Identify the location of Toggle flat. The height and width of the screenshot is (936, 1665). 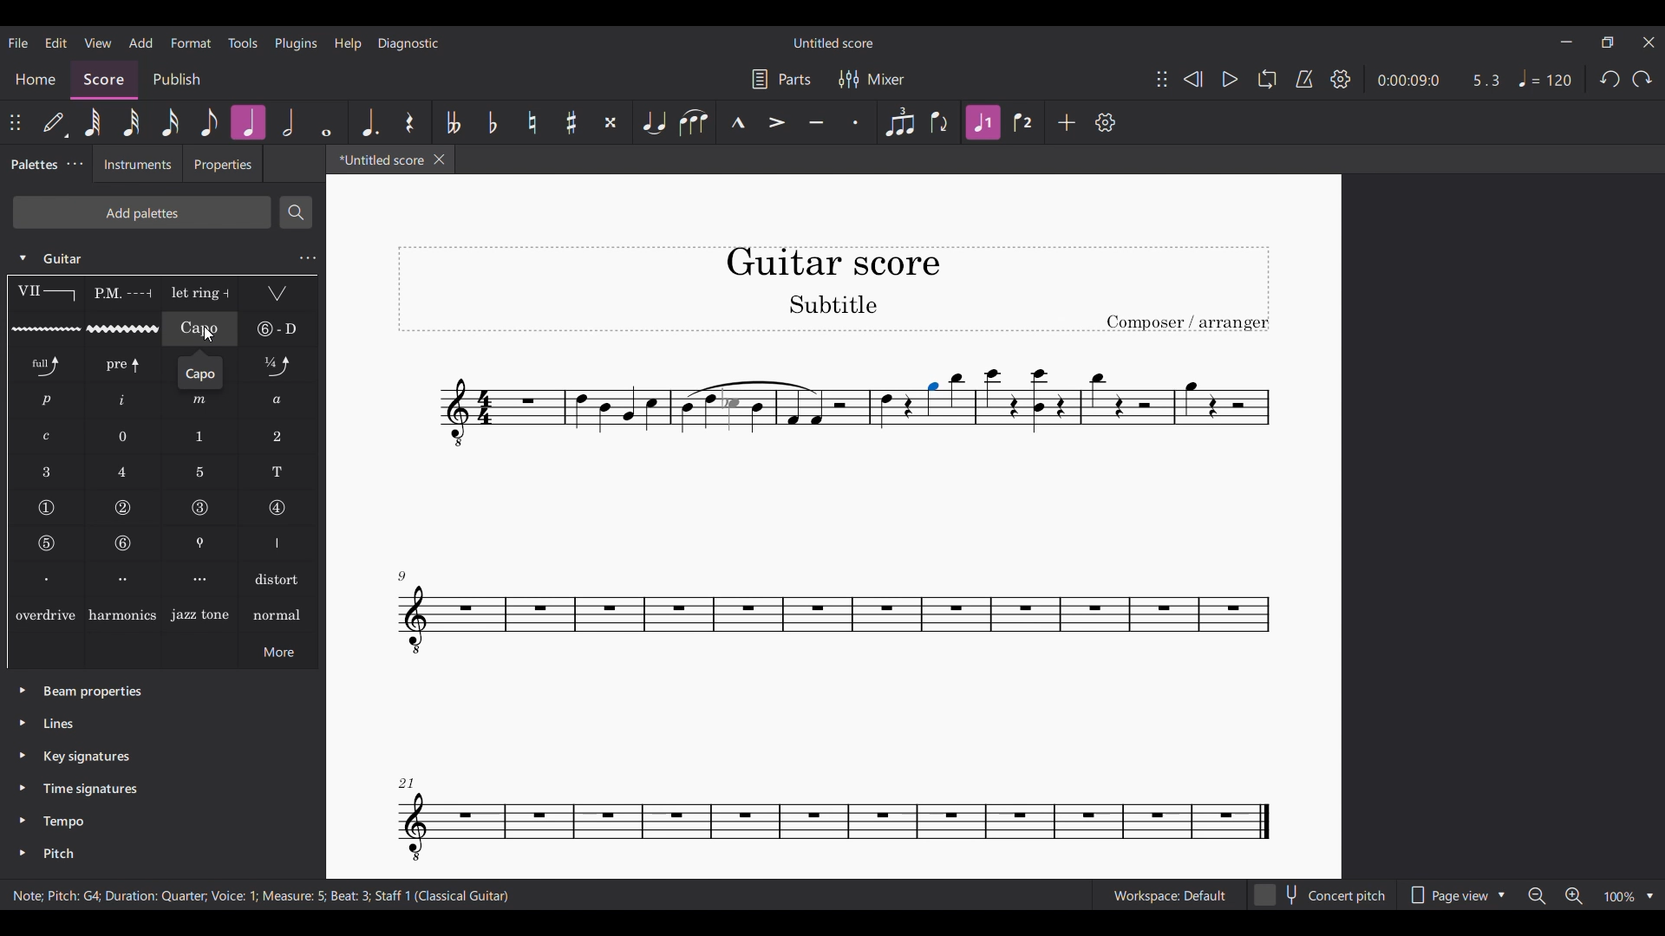
(492, 122).